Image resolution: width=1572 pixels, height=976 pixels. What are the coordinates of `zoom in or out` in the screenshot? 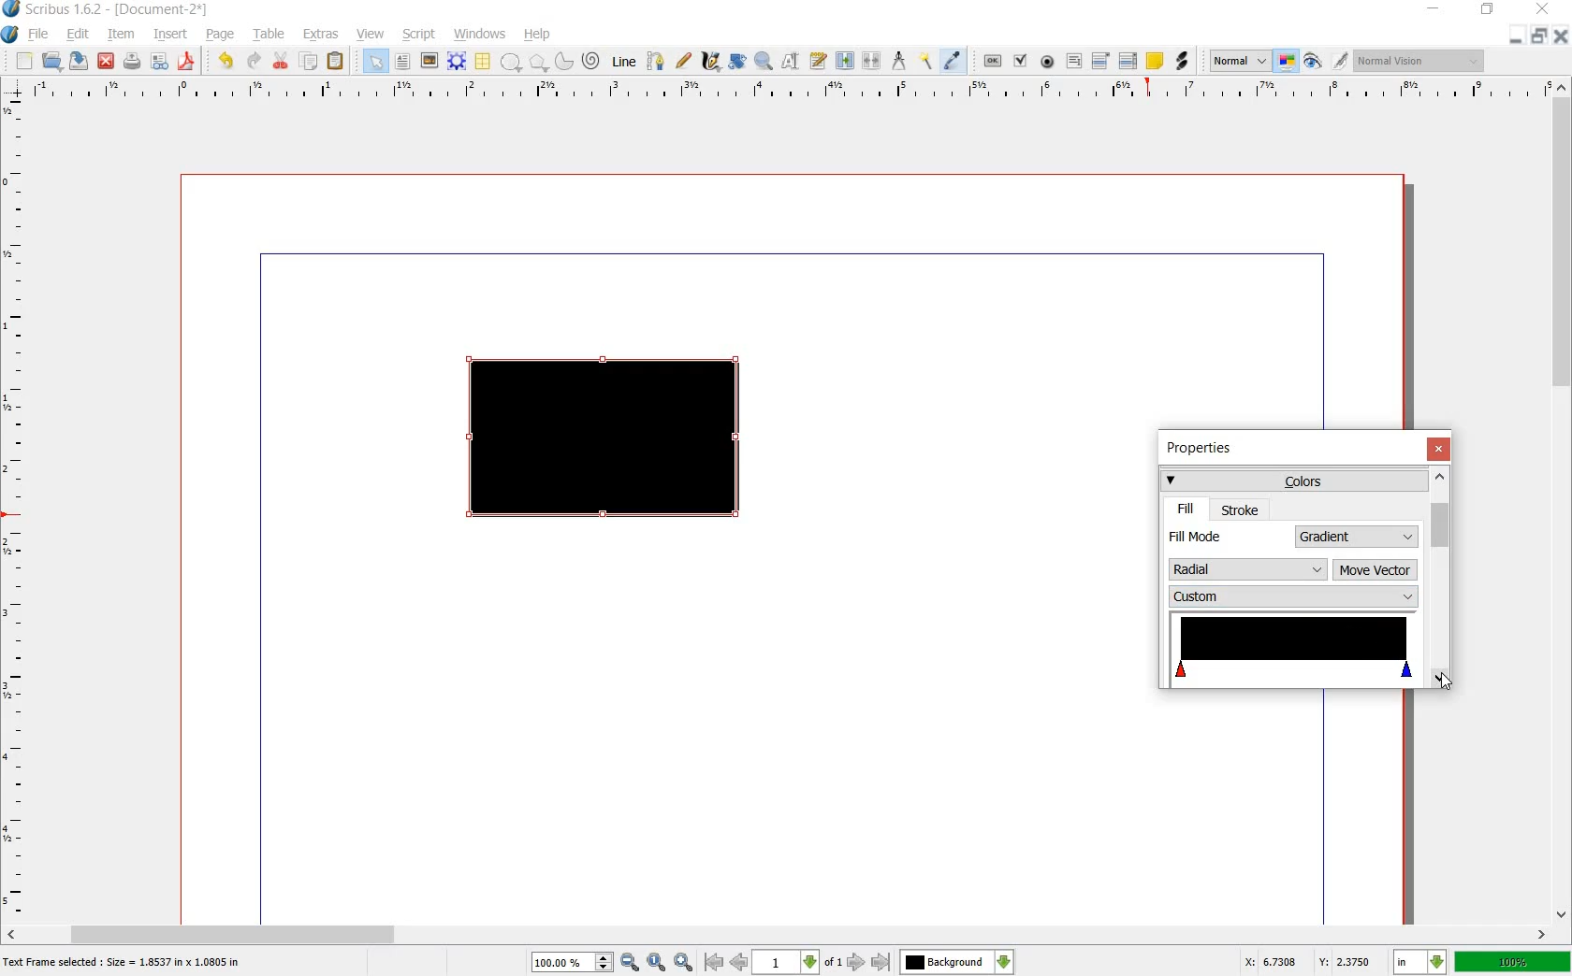 It's located at (763, 63).